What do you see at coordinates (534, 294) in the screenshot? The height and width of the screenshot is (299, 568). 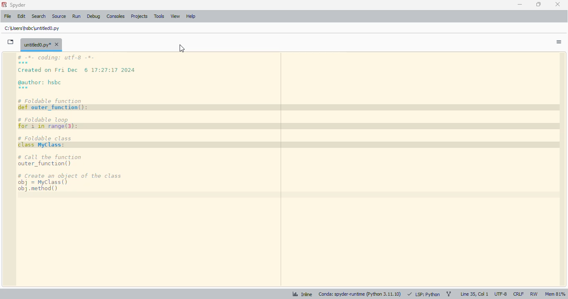 I see `RW` at bounding box center [534, 294].